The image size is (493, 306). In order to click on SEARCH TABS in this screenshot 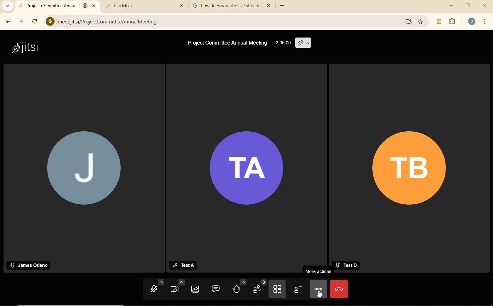, I will do `click(8, 6)`.